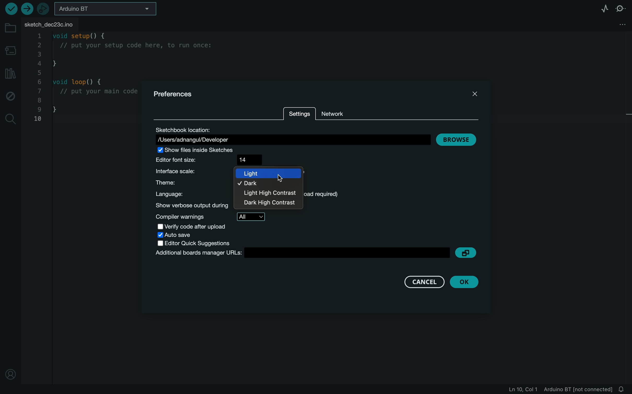 This screenshot has width=632, height=394. What do you see at coordinates (467, 282) in the screenshot?
I see `ok` at bounding box center [467, 282].